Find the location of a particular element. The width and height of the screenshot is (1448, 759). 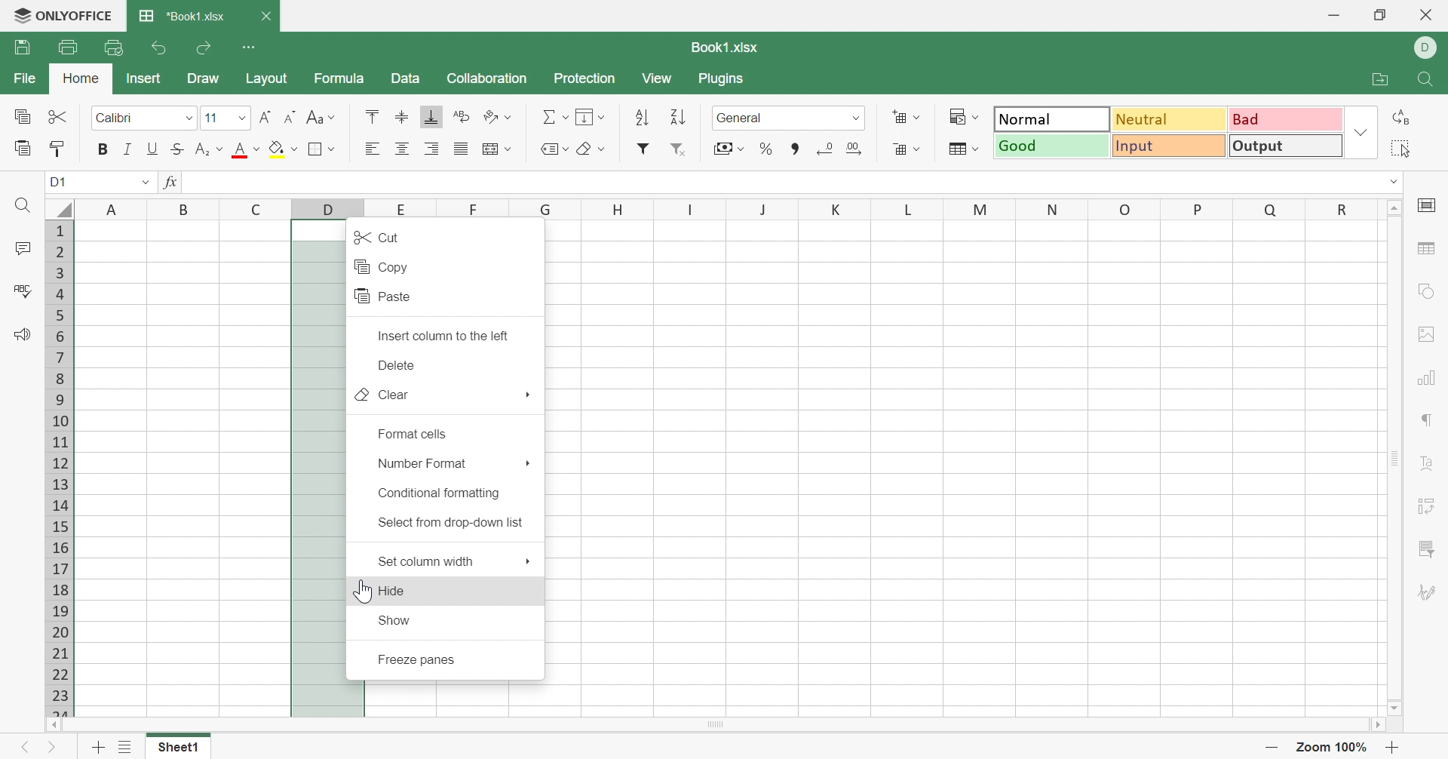

Add sheet is located at coordinates (95, 746).